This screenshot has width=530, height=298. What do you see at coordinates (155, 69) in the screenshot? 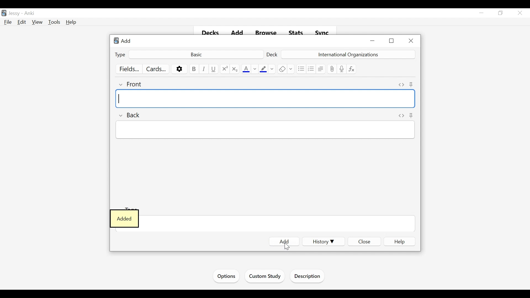
I see `Cards` at bounding box center [155, 69].